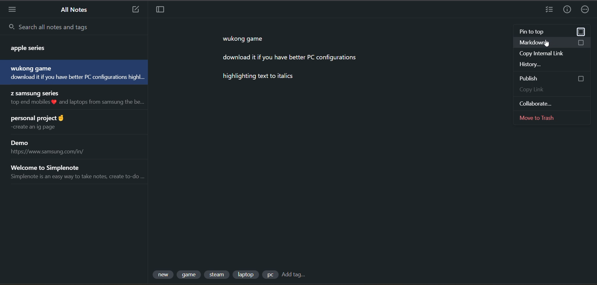  I want to click on note title and preview, so click(68, 46).